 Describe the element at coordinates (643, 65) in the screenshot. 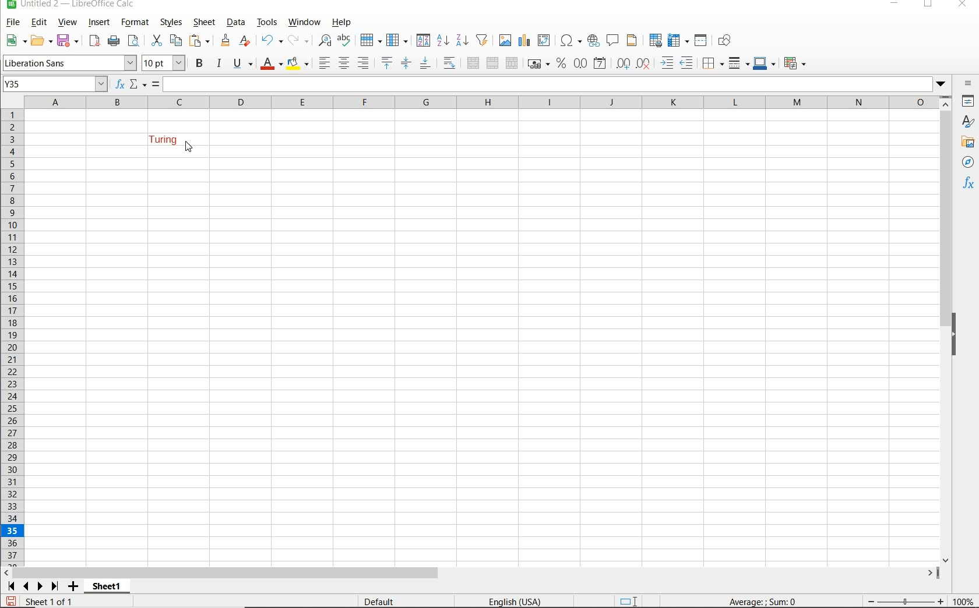

I see `DELETE DECIMAL PLACE` at that location.